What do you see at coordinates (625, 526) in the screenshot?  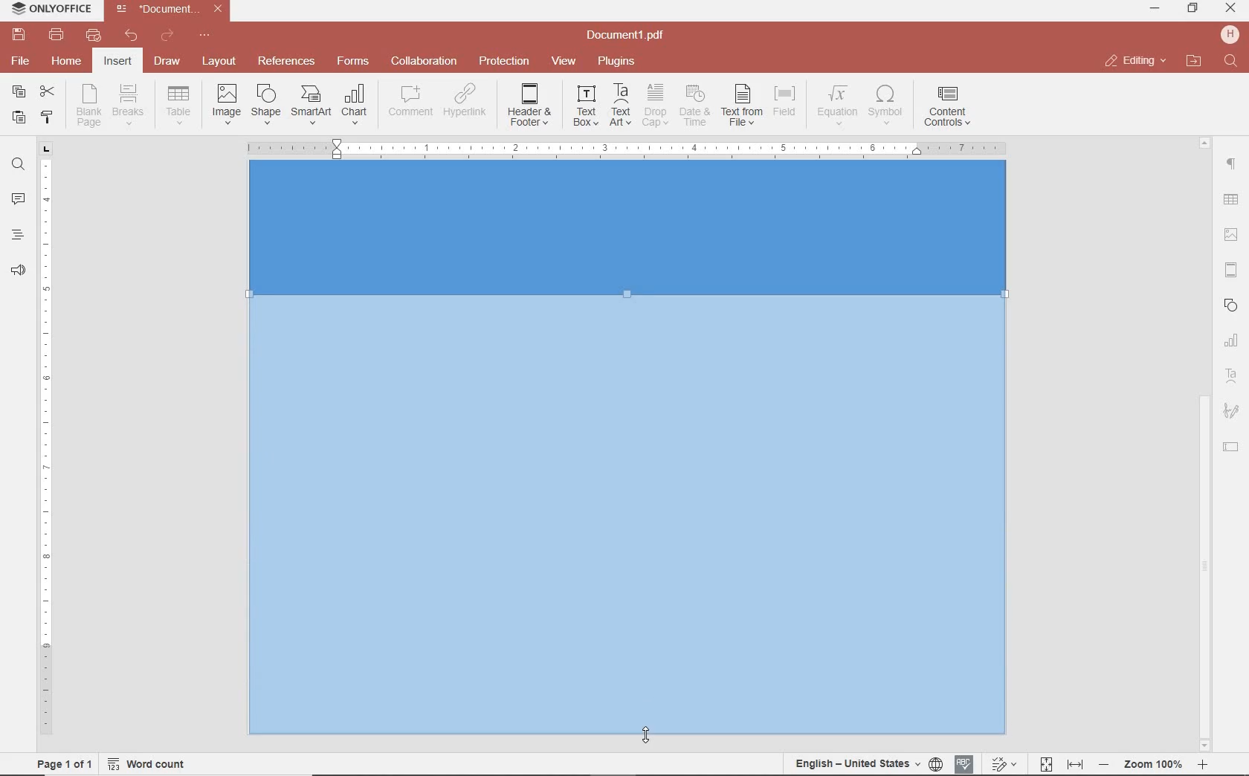 I see `DRAGGING TO EXPAND RECTANGLE` at bounding box center [625, 526].